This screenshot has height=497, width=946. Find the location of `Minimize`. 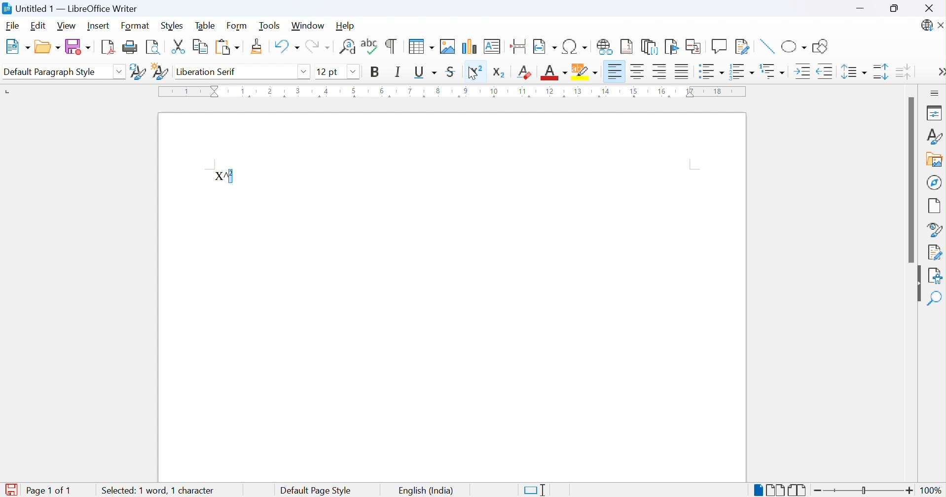

Minimize is located at coordinates (860, 9).